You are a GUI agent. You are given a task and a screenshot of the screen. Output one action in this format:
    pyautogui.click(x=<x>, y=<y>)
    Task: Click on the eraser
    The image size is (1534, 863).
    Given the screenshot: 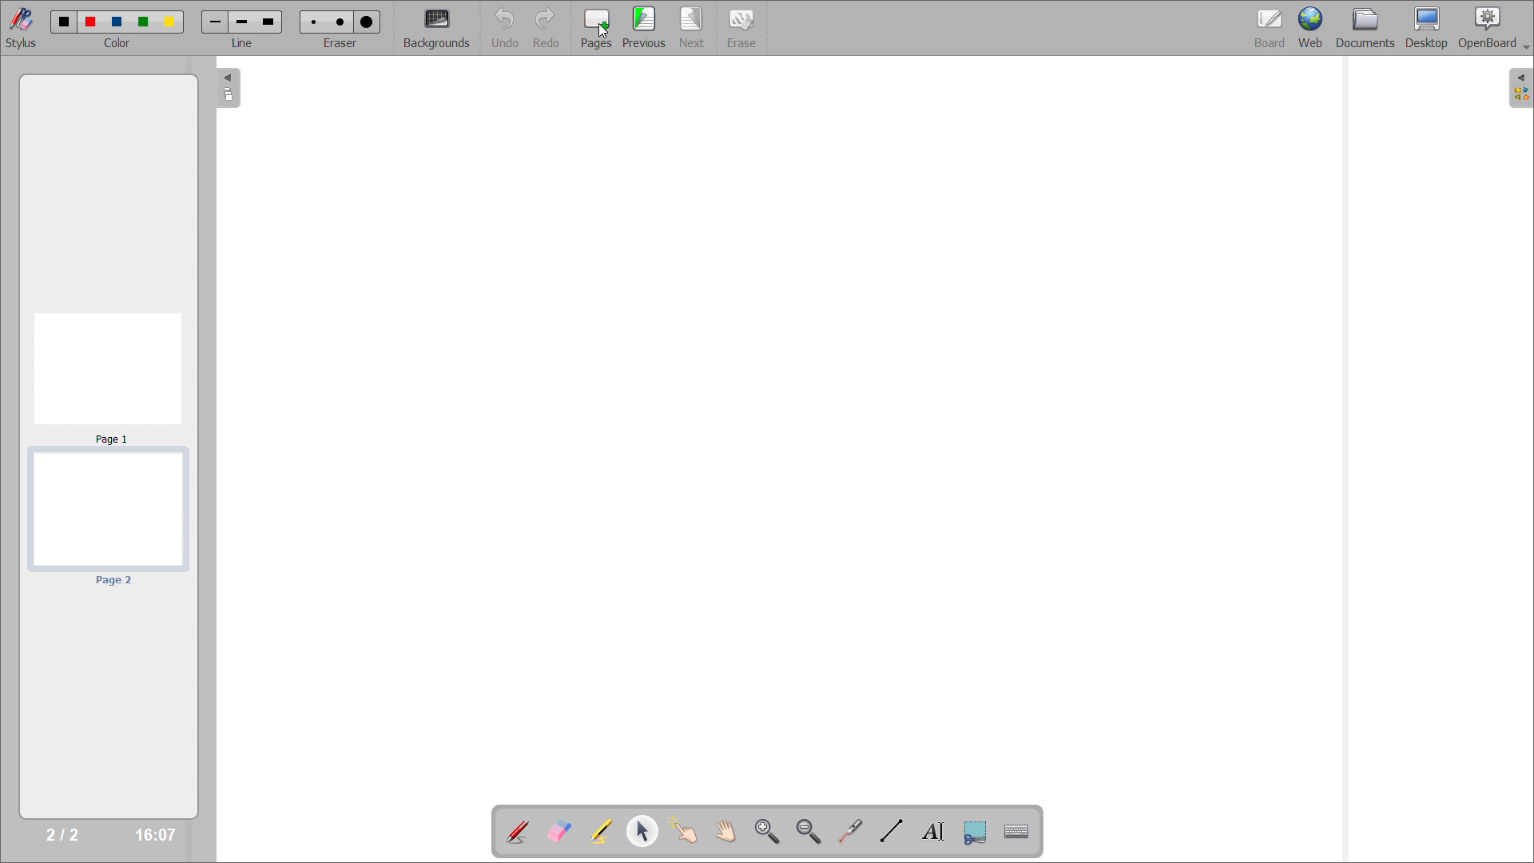 What is the action you would take?
    pyautogui.click(x=341, y=29)
    